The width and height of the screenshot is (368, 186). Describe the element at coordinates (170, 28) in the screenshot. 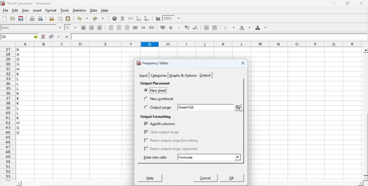

I see `format selection as percentage` at that location.